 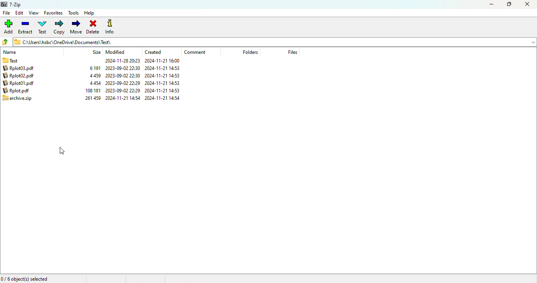 What do you see at coordinates (20, 98) in the screenshot?
I see `Rplot.pdf 108181 2023-09-02 22:29 2024-11-21 14:53` at bounding box center [20, 98].